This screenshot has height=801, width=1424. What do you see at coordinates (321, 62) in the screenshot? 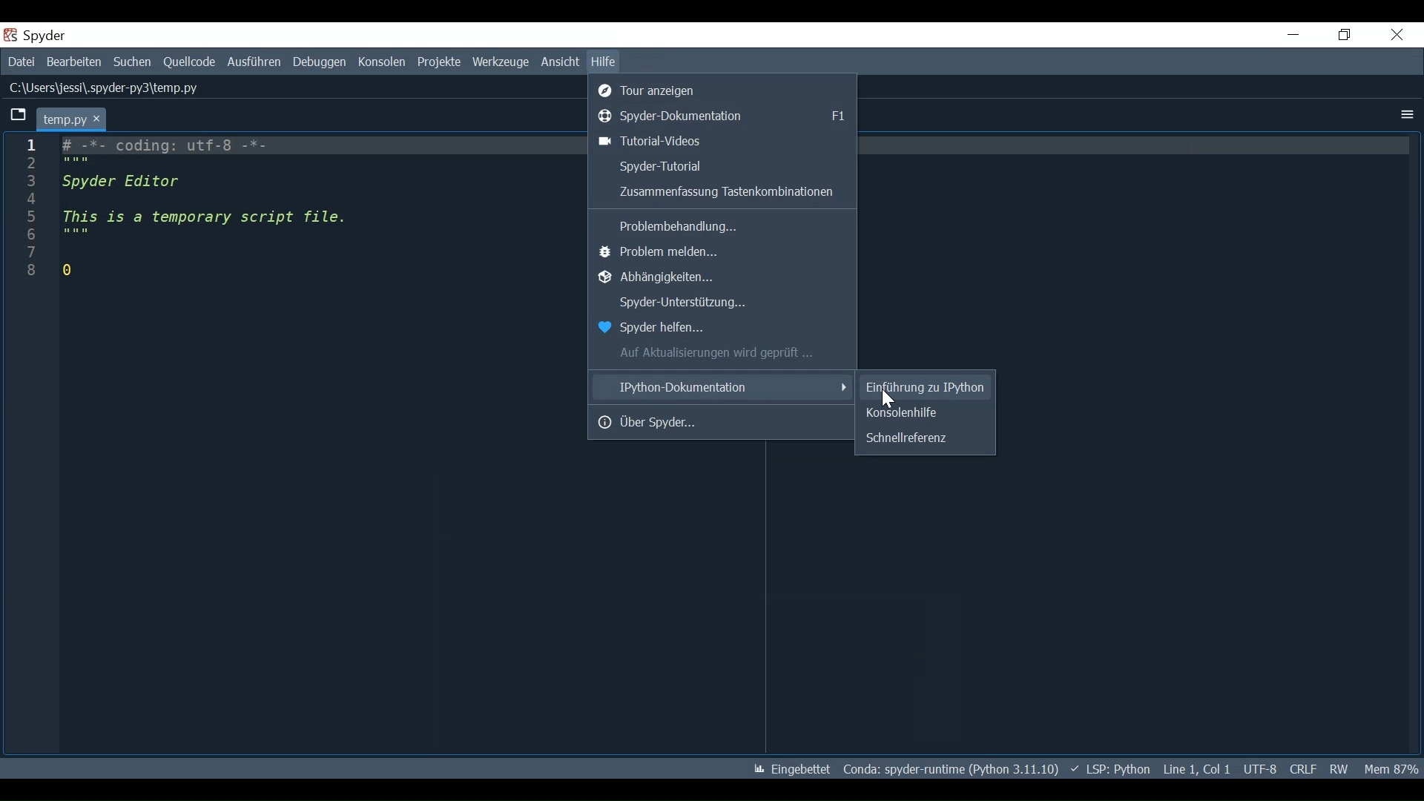
I see `Debugger` at bounding box center [321, 62].